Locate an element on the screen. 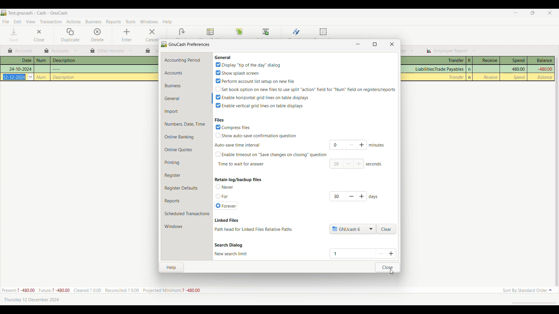  display is located at coordinates (248, 65).